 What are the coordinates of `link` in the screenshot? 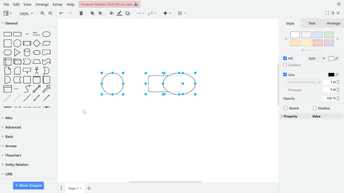 It's located at (8, 108).